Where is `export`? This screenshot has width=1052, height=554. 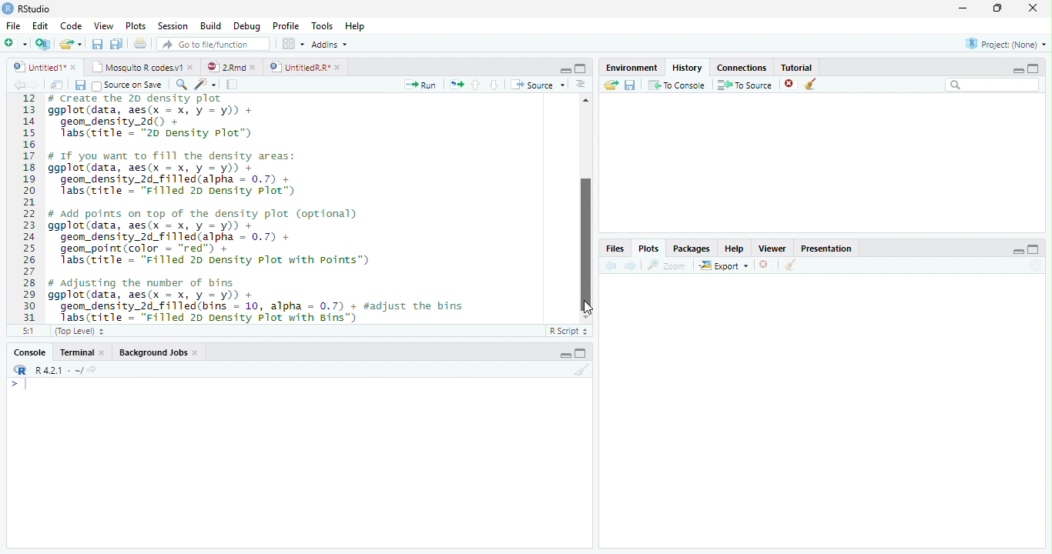 export is located at coordinates (723, 266).